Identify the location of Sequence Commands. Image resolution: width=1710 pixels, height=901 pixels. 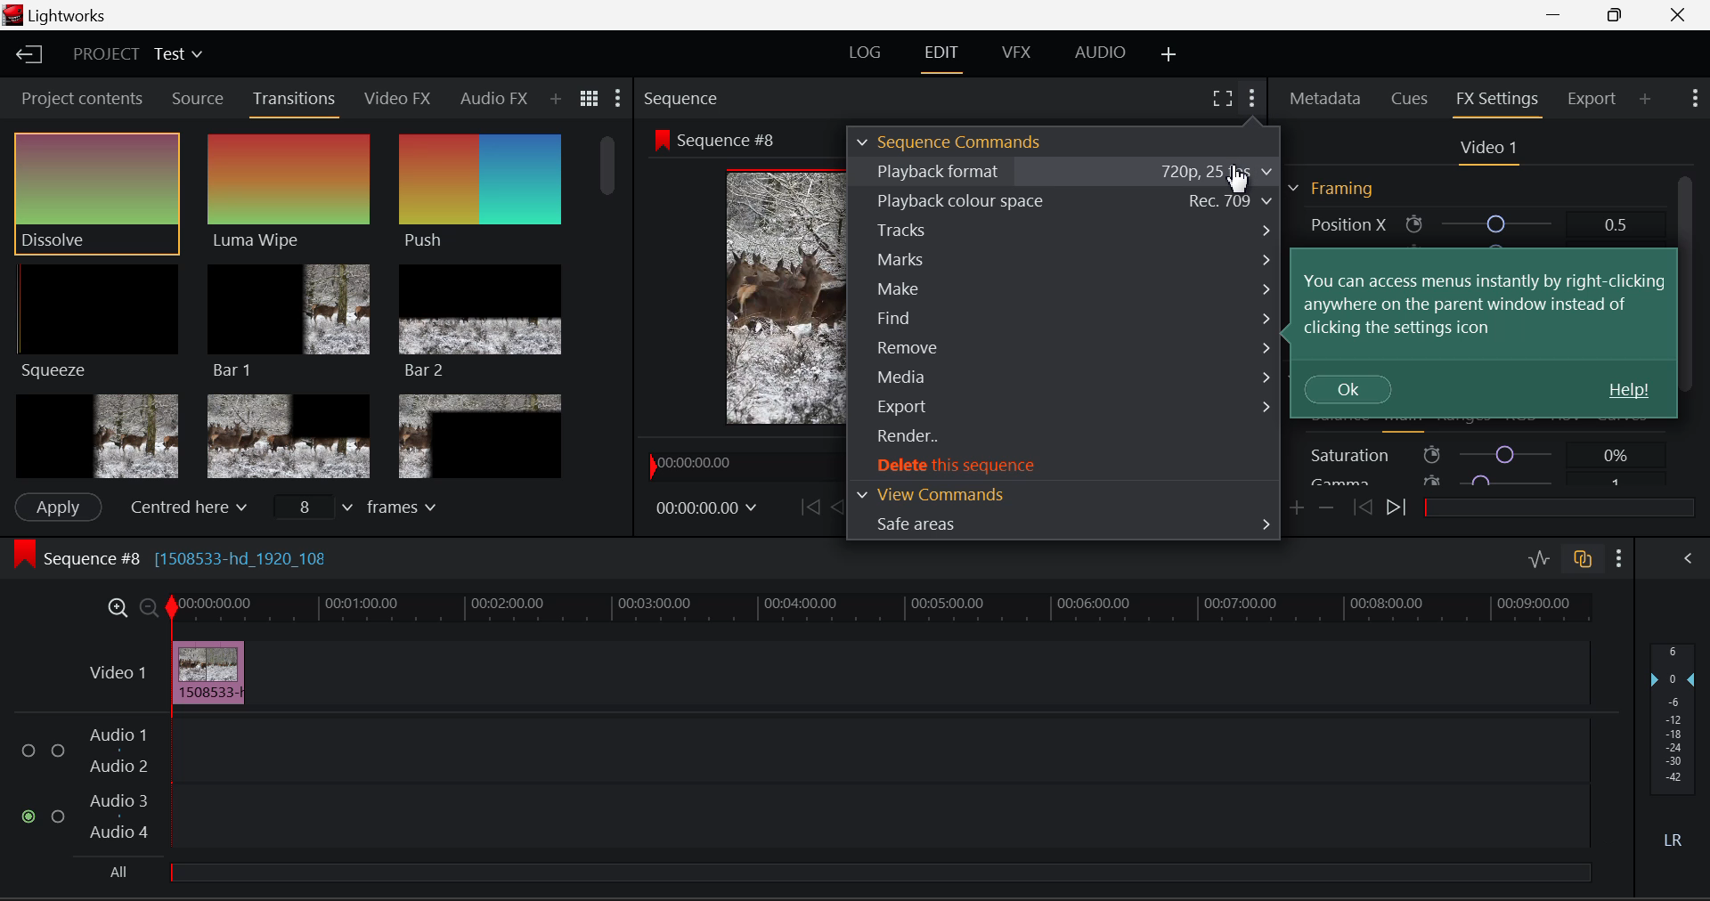
(951, 141).